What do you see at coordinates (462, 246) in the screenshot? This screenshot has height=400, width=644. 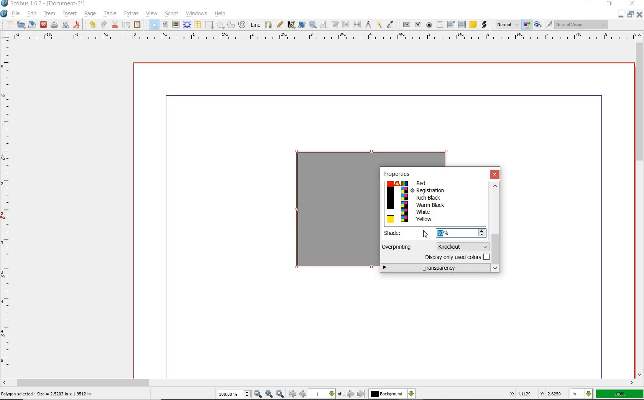 I see `knockout` at bounding box center [462, 246].